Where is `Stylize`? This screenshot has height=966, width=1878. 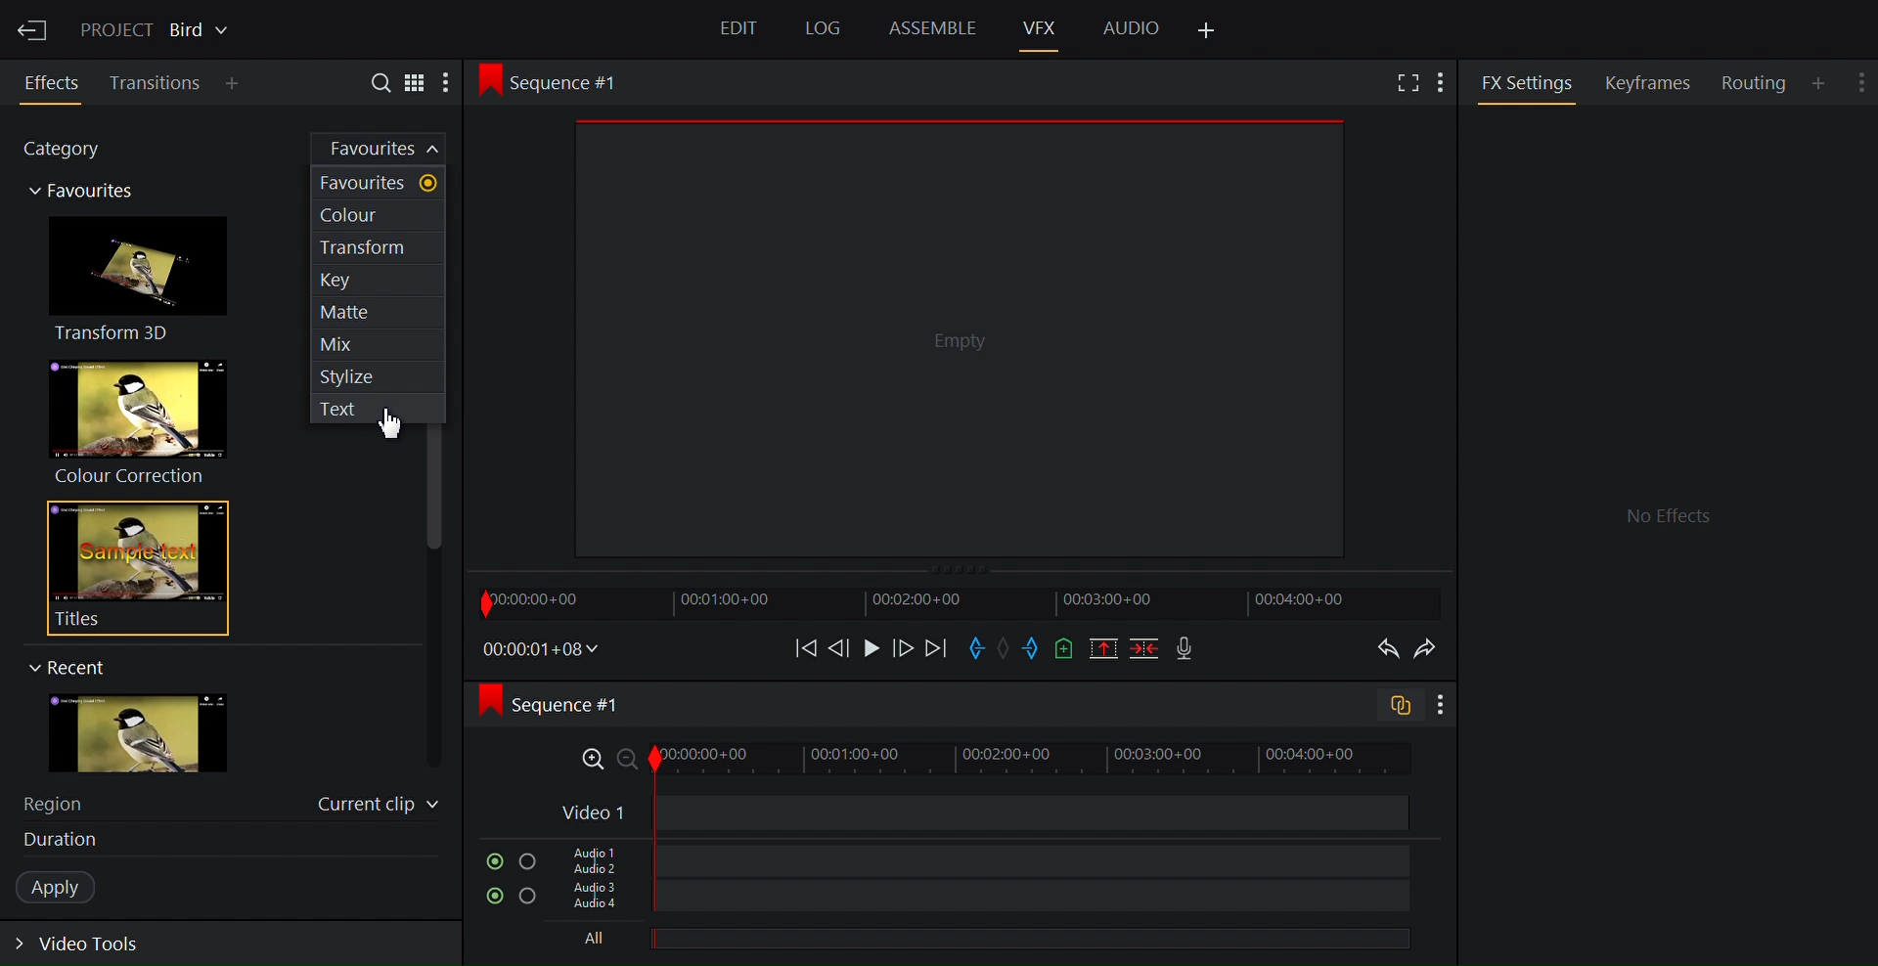
Stylize is located at coordinates (380, 375).